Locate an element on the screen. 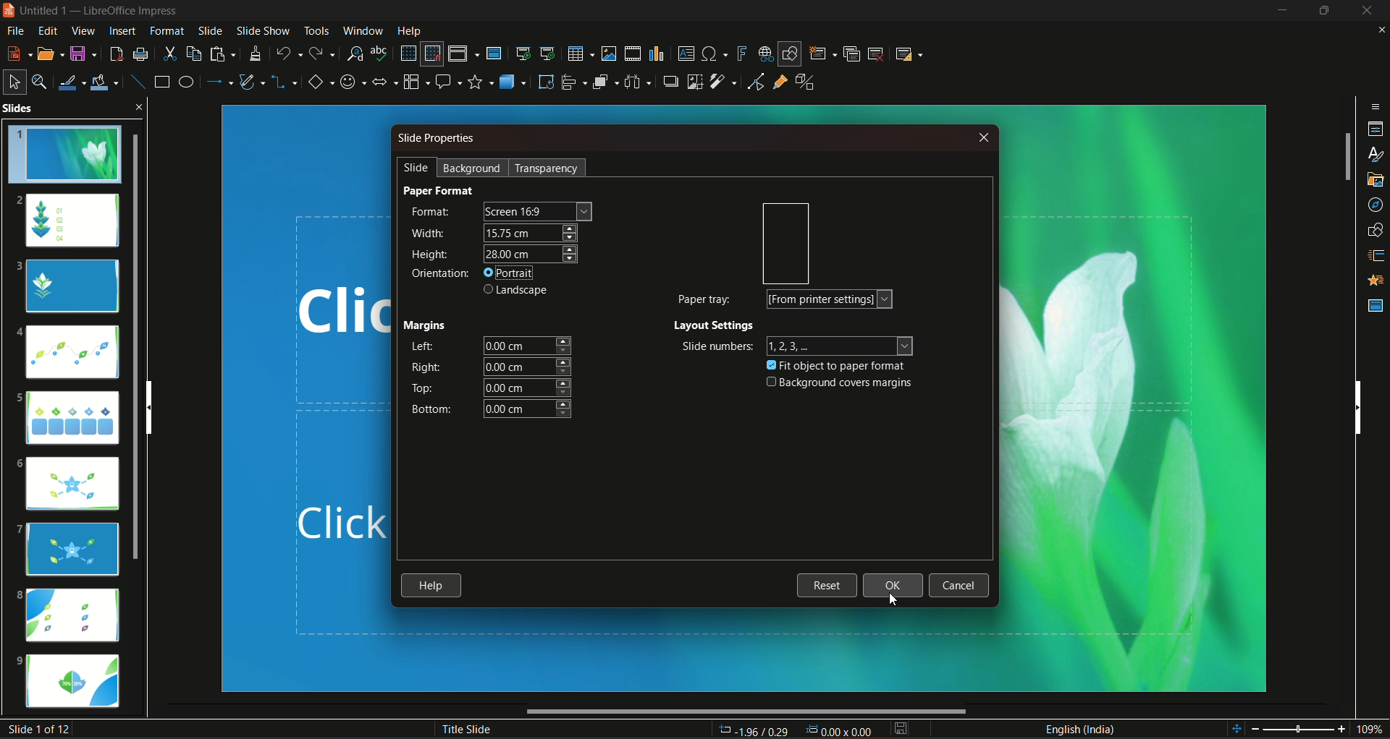  cursor is located at coordinates (896, 599).